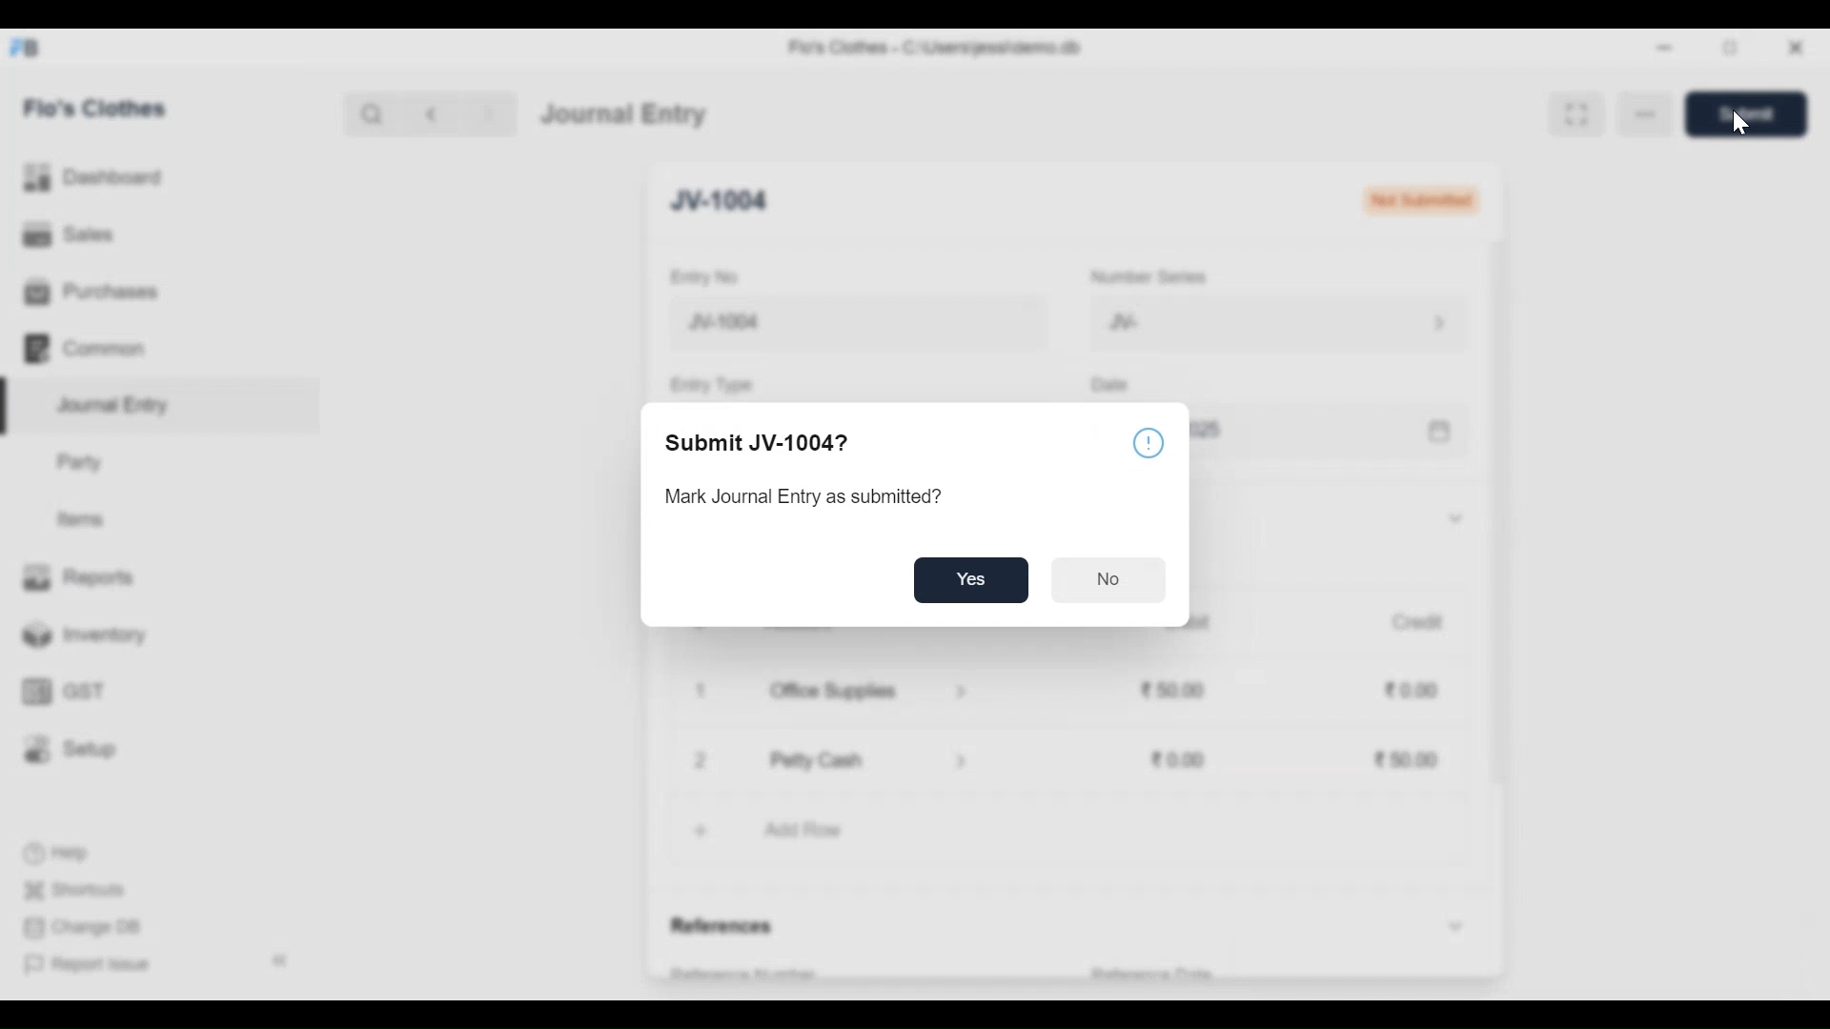 The width and height of the screenshot is (1830, 1029). What do you see at coordinates (814, 496) in the screenshot?
I see `Mark Journal Entry as submitted?` at bounding box center [814, 496].